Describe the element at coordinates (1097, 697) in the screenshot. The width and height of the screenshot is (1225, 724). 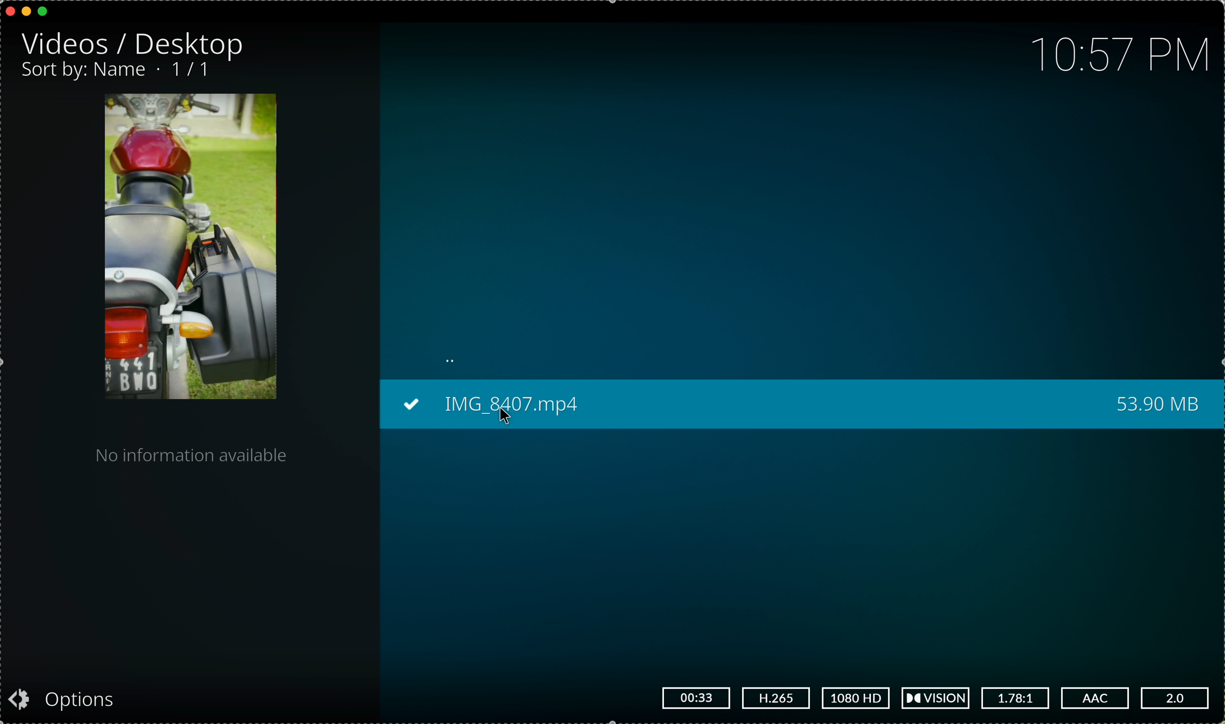
I see `AAC` at that location.